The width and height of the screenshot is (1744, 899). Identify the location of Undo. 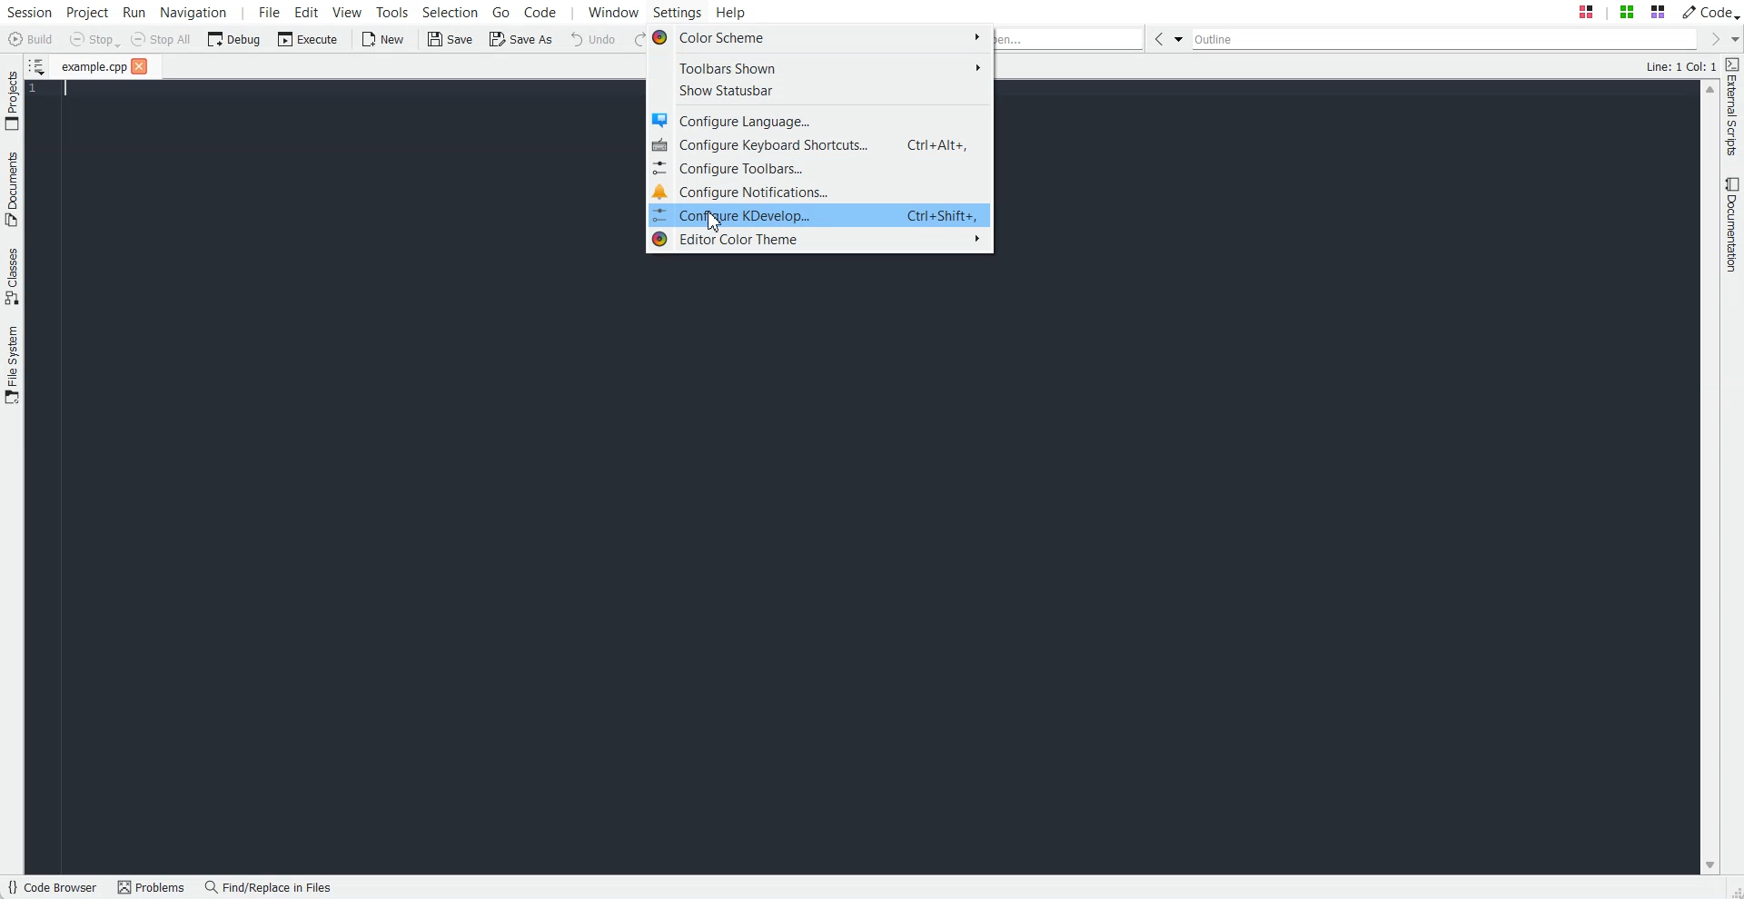
(593, 39).